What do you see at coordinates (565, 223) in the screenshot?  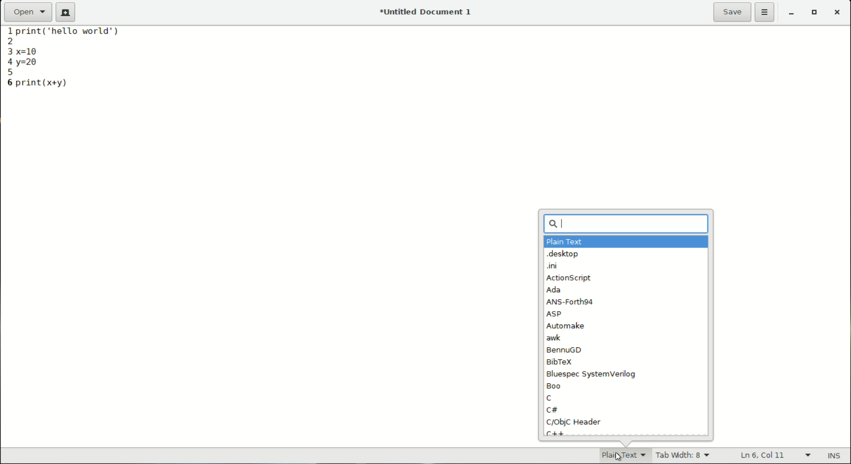 I see `cursor` at bounding box center [565, 223].